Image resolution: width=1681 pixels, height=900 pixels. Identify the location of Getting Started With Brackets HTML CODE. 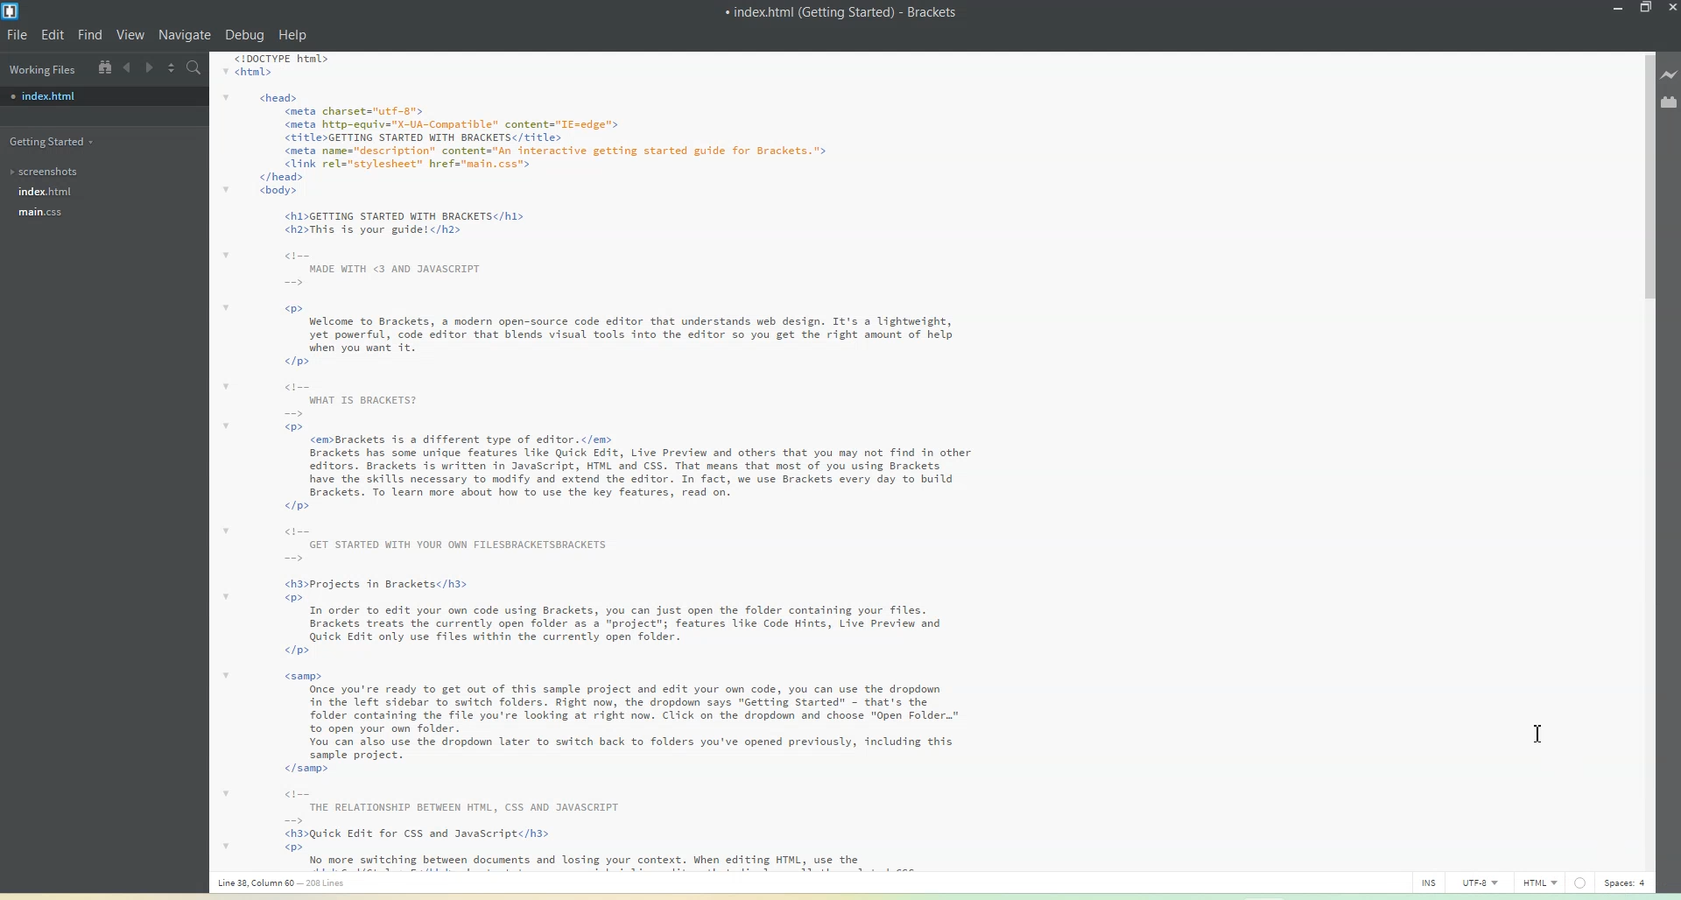
(643, 463).